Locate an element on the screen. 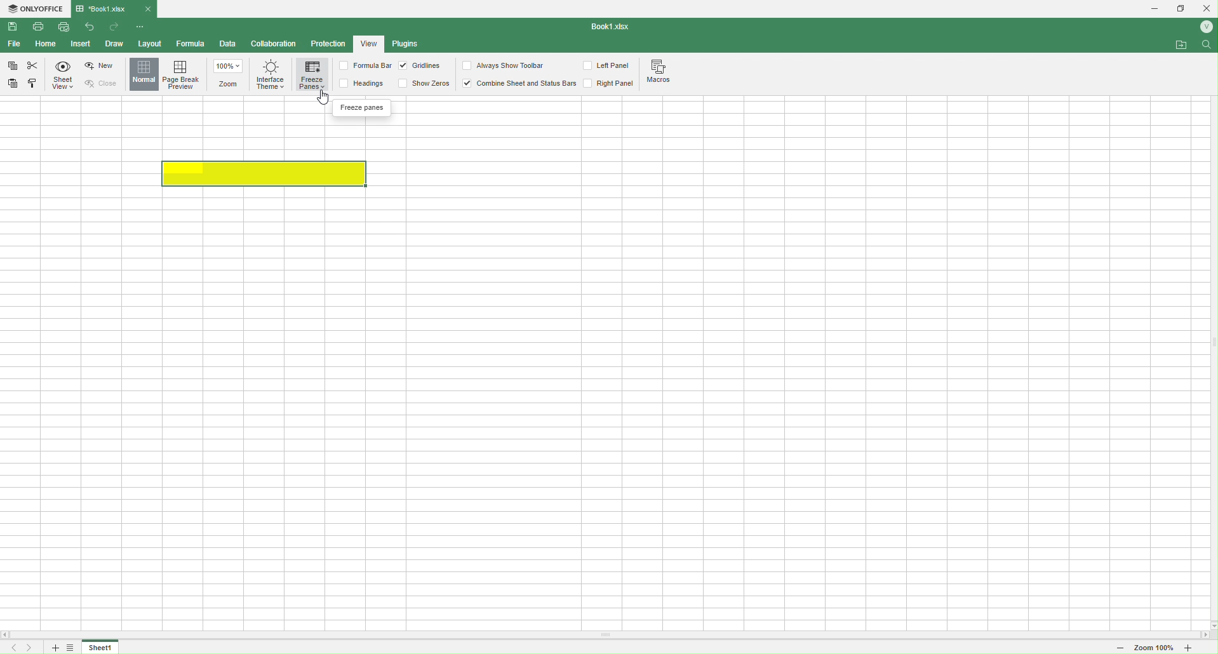  Scroll bar is located at coordinates (609, 636).